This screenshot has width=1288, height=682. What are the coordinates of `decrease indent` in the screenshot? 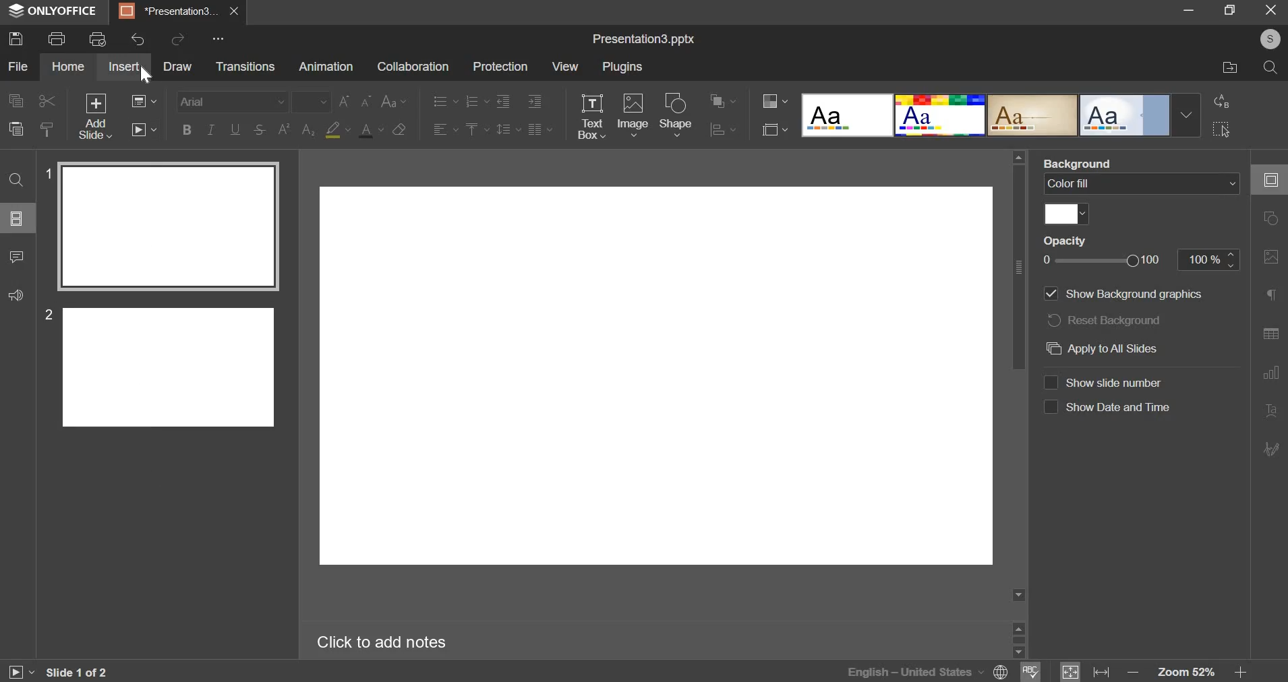 It's located at (502, 101).